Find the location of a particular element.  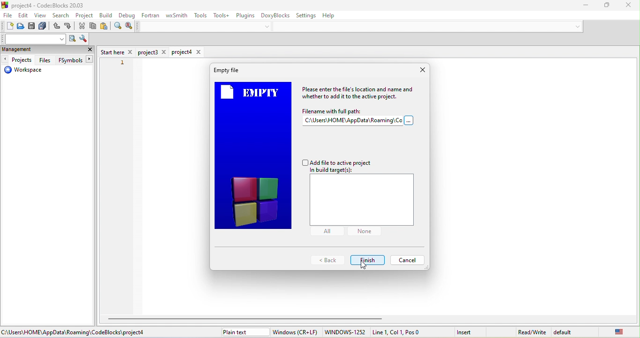

Box is located at coordinates (362, 200).